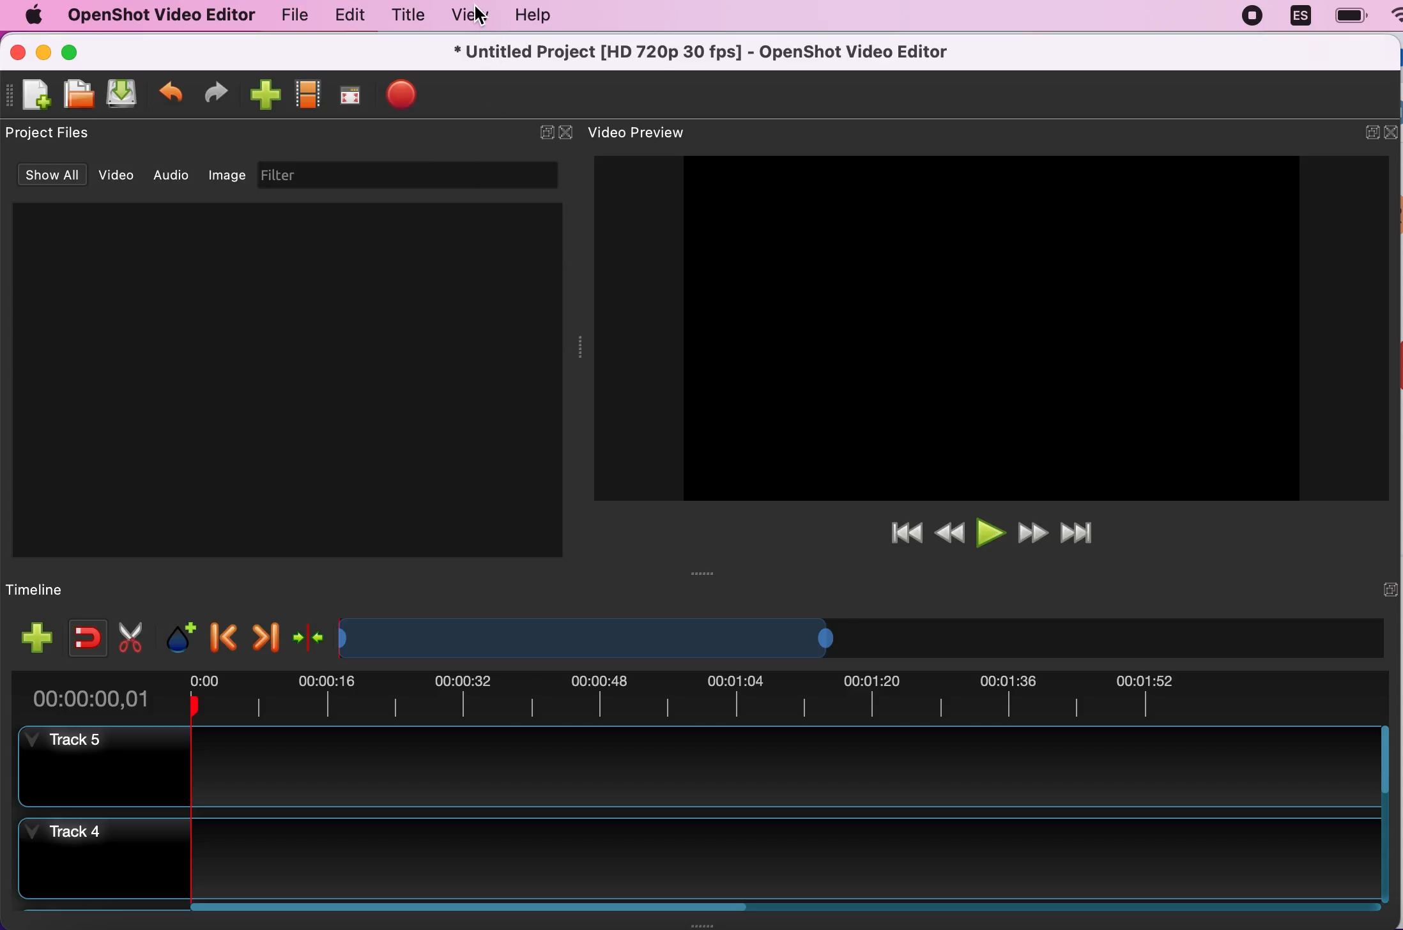 The width and height of the screenshot is (1403, 930). I want to click on play, so click(992, 531).